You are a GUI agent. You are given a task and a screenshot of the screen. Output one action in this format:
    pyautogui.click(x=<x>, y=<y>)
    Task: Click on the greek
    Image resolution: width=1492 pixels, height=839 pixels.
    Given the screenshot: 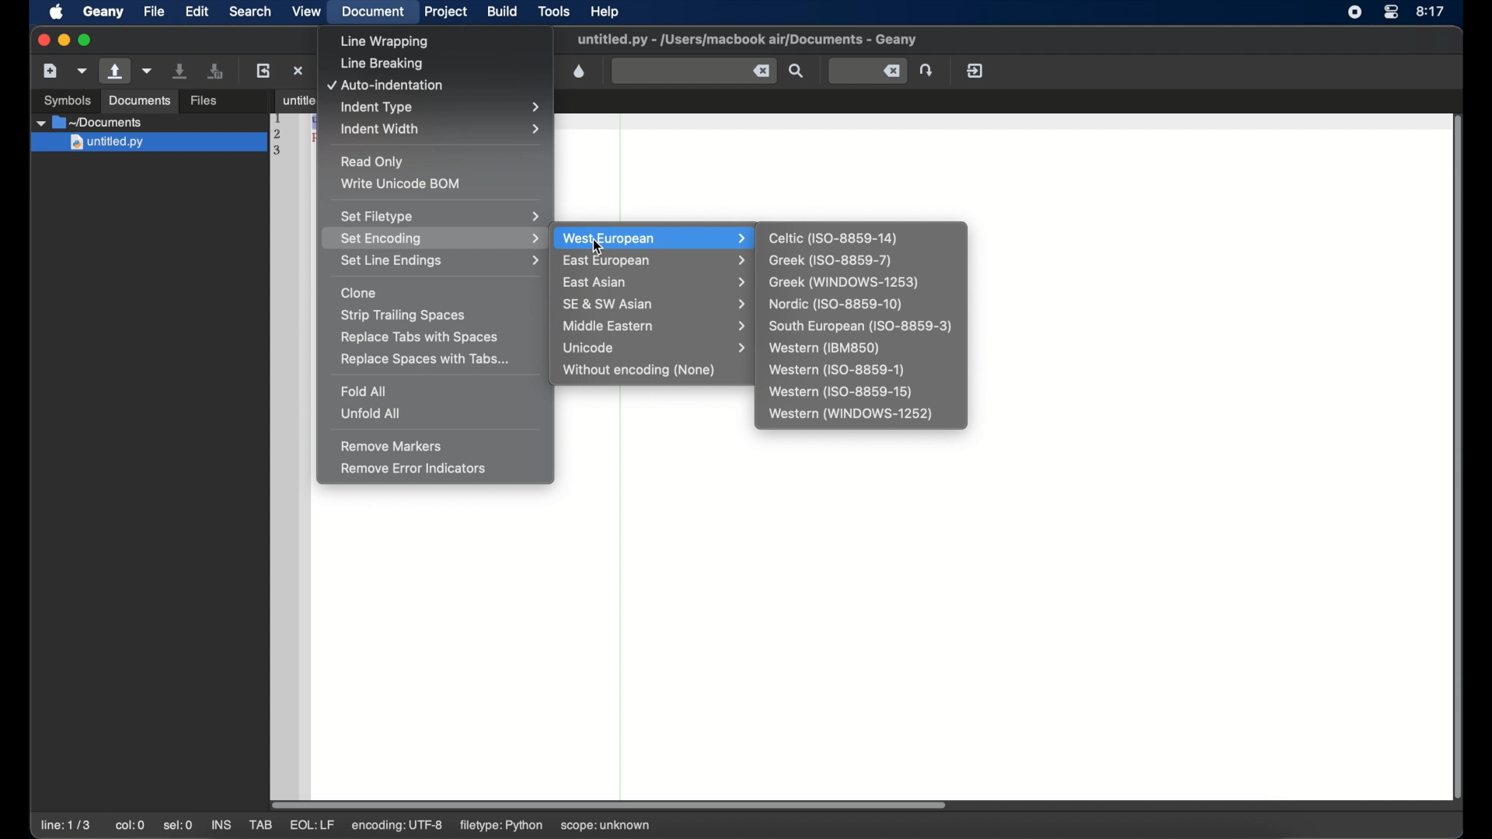 What is the action you would take?
    pyautogui.click(x=844, y=283)
    